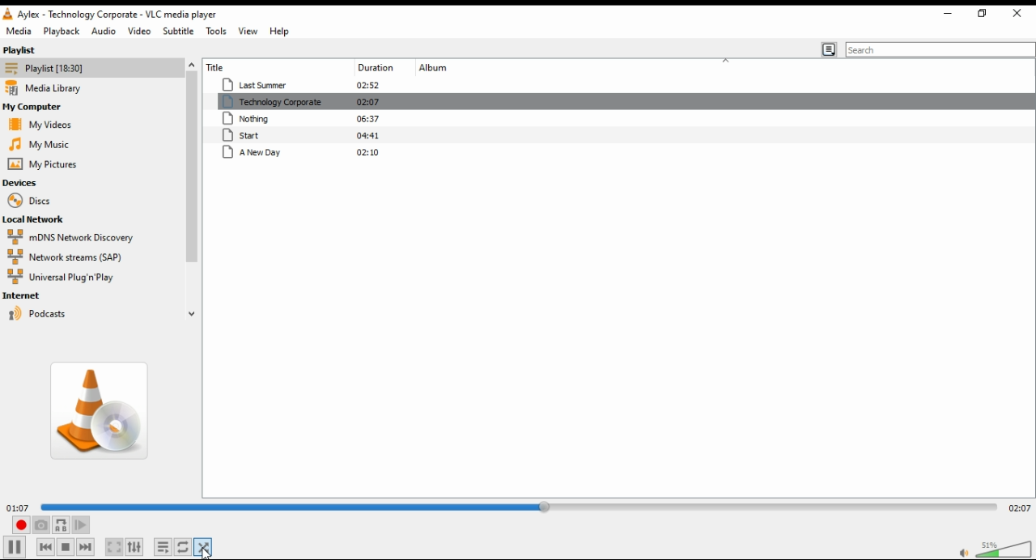 Image resolution: width=1036 pixels, height=560 pixels. I want to click on tools, so click(216, 32).